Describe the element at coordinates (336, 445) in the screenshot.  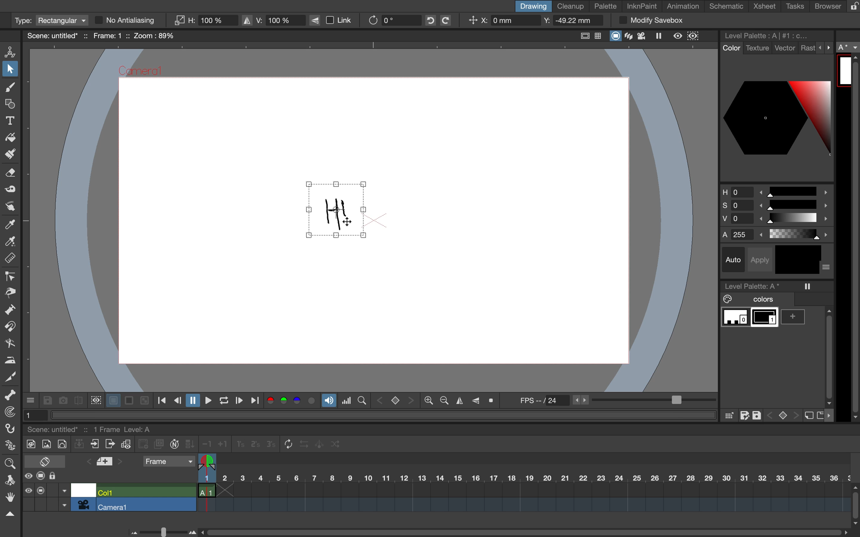
I see `random` at that location.